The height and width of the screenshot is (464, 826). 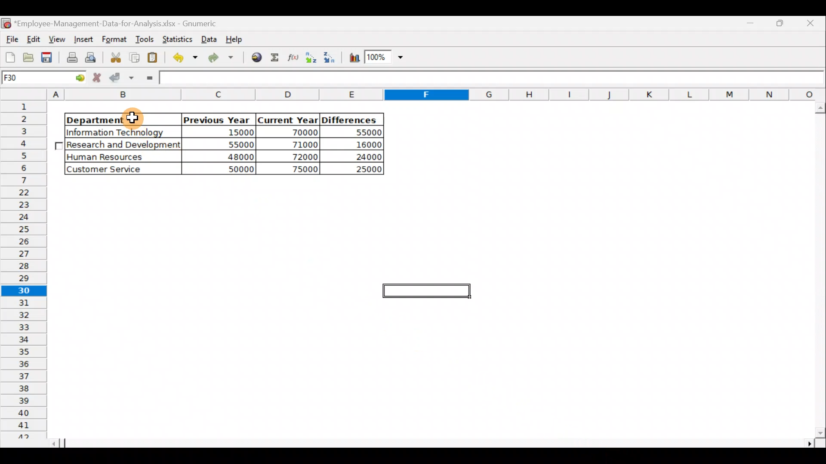 I want to click on Close, so click(x=811, y=24).